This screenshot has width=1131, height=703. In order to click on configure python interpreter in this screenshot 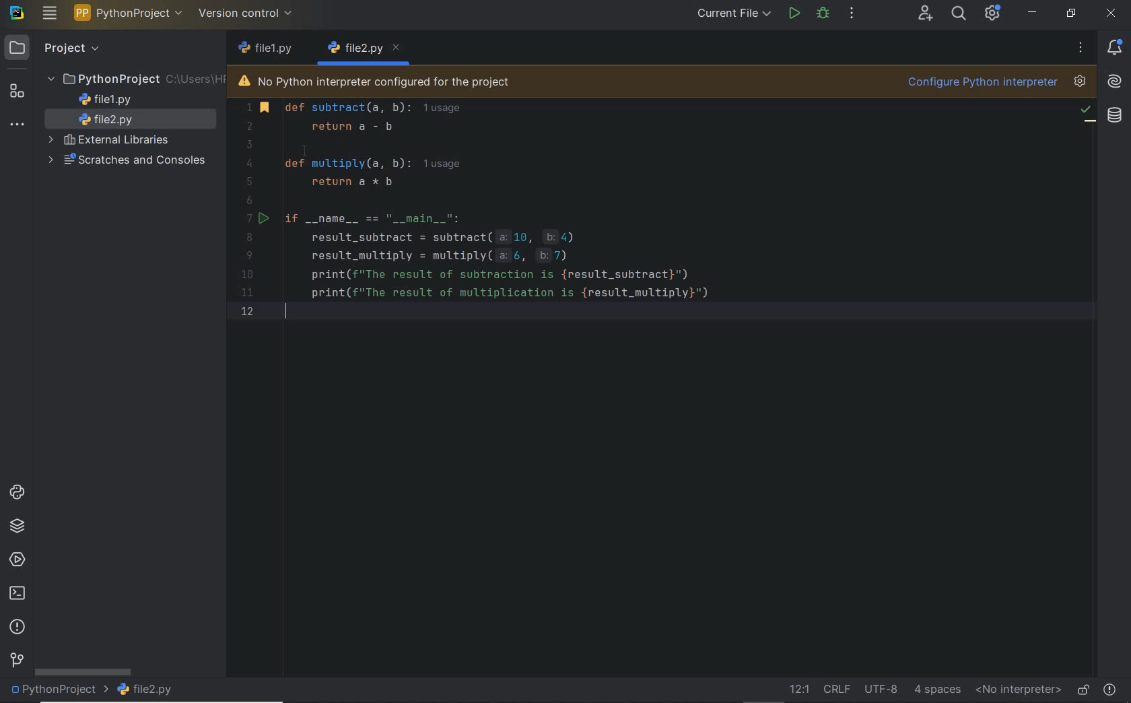, I will do `click(996, 83)`.